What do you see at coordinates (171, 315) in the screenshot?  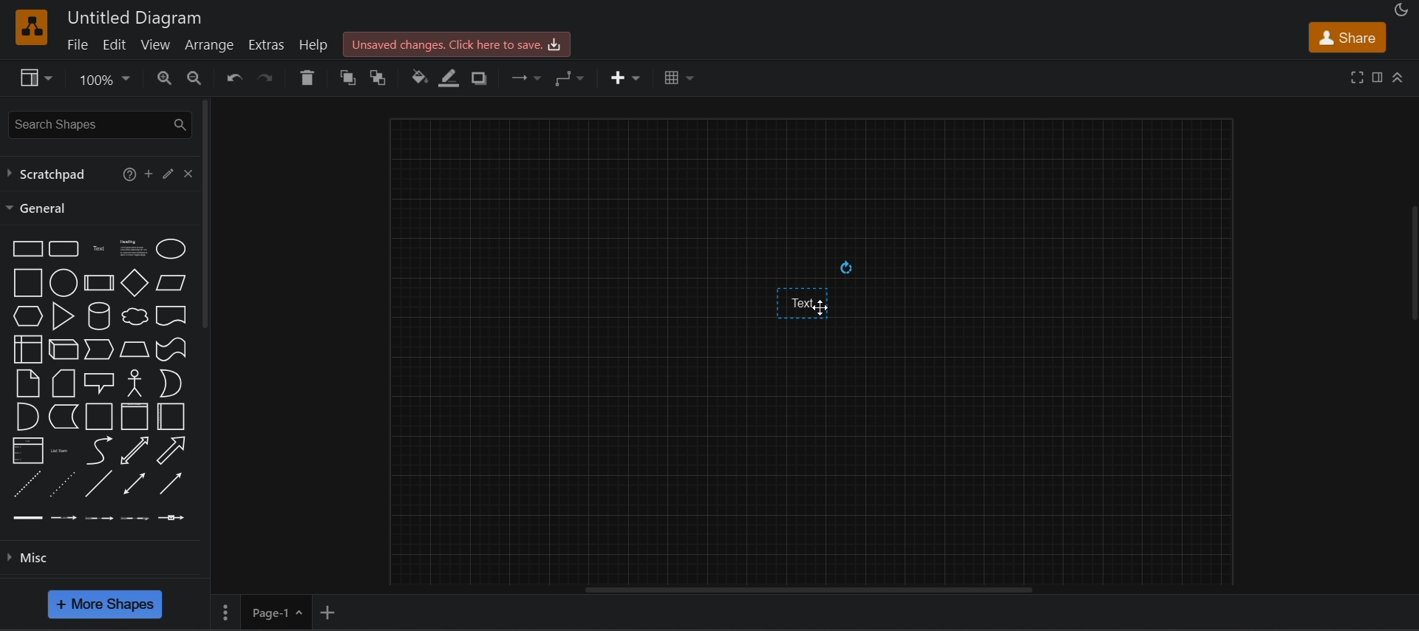 I see `Document` at bounding box center [171, 315].